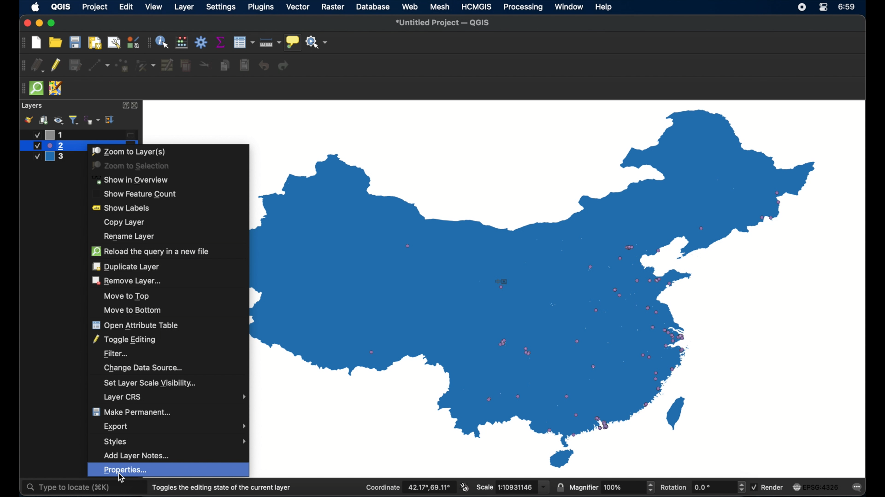  Describe the element at coordinates (146, 65) in the screenshot. I see `vertex tool` at that location.